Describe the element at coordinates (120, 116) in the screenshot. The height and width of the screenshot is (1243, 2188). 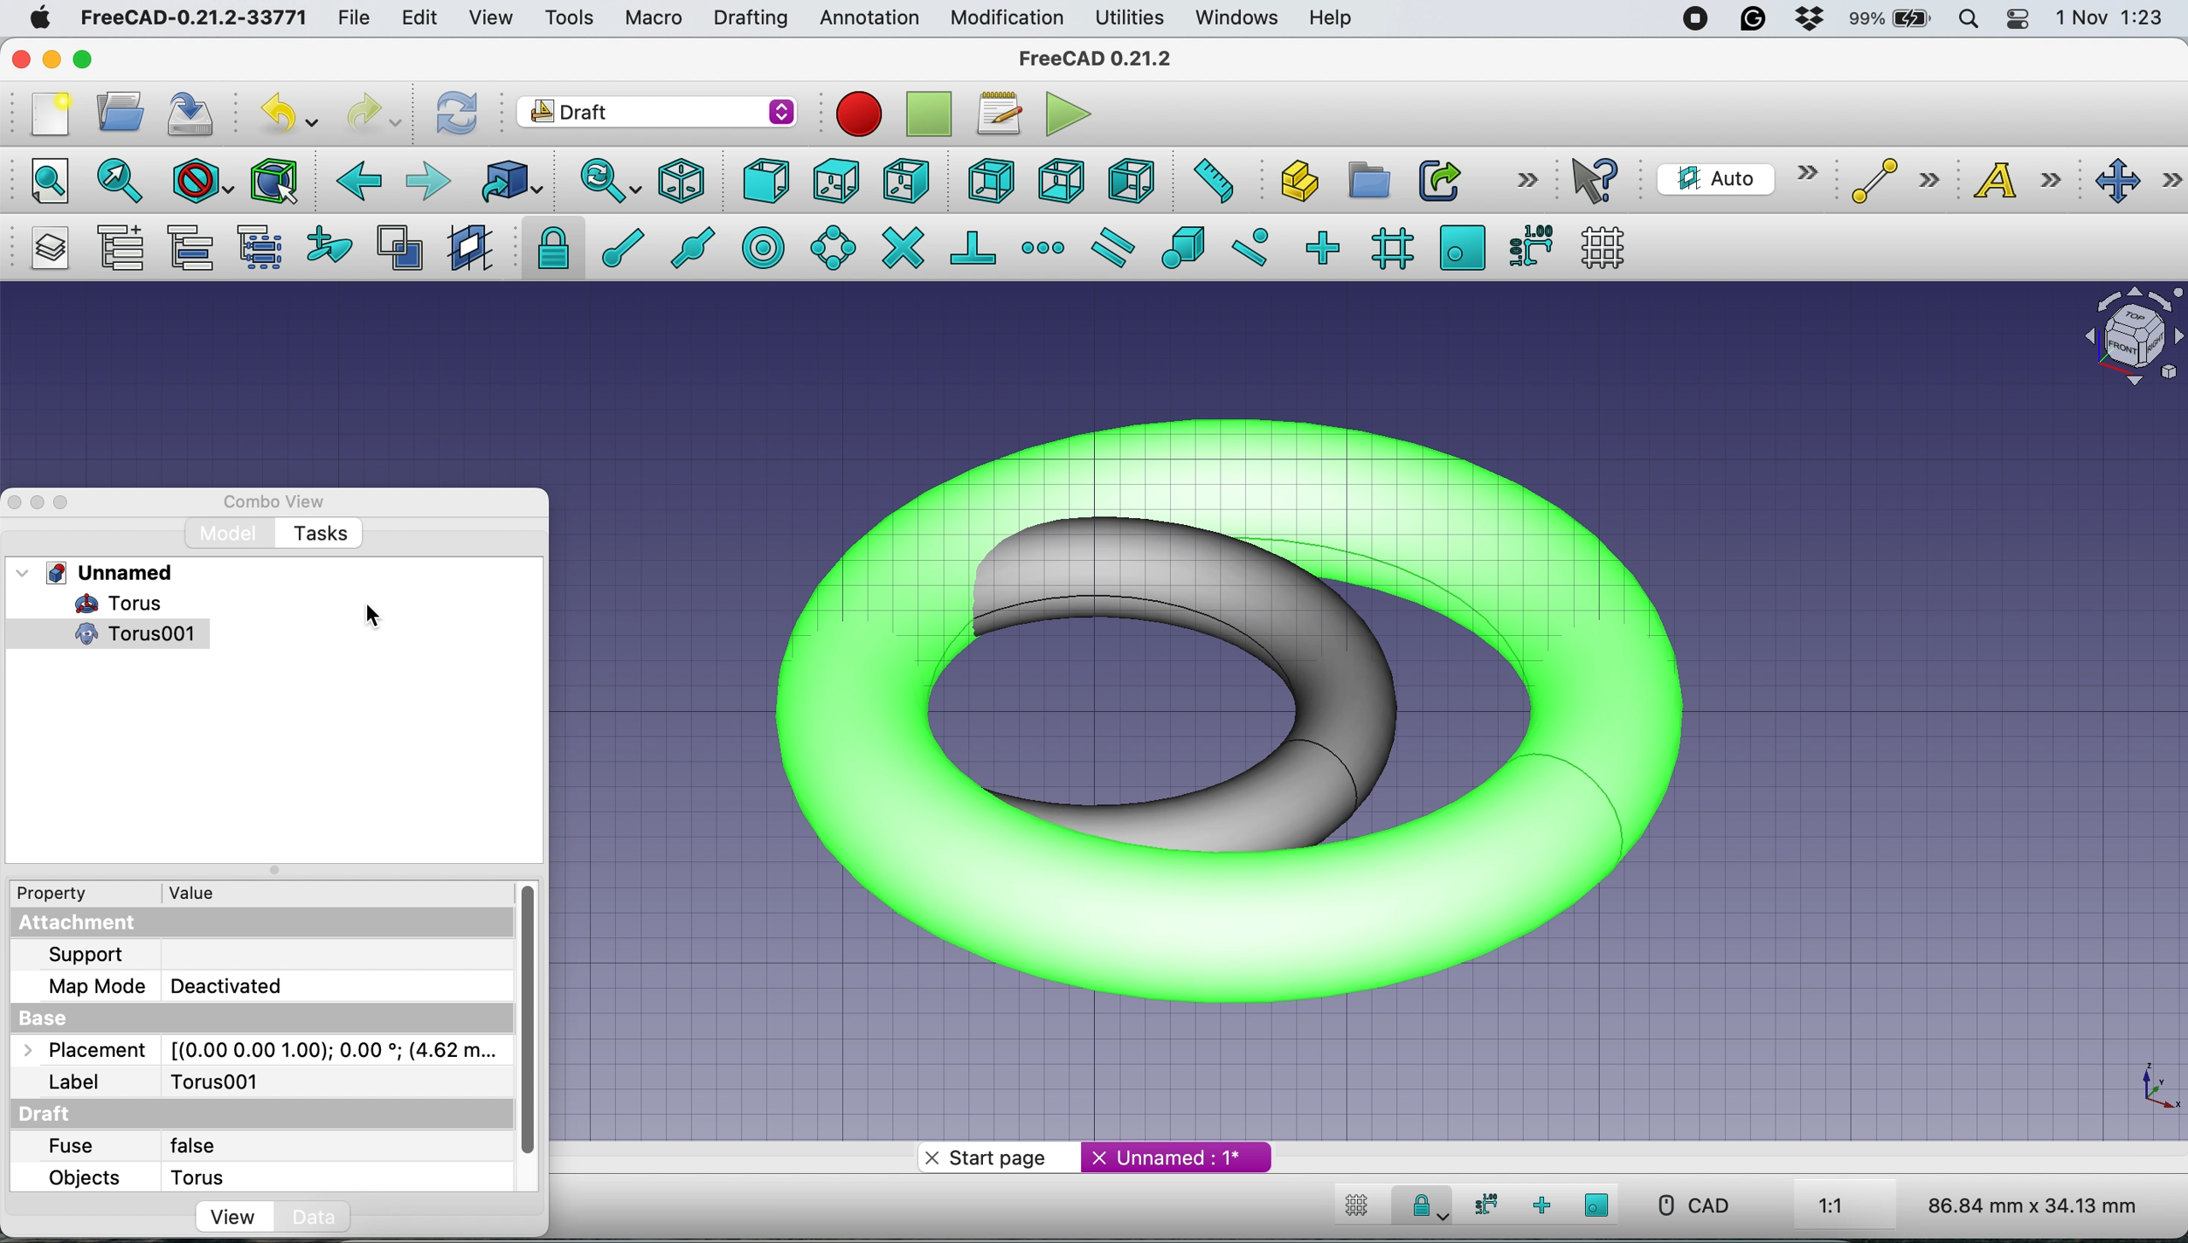
I see `open` at that location.